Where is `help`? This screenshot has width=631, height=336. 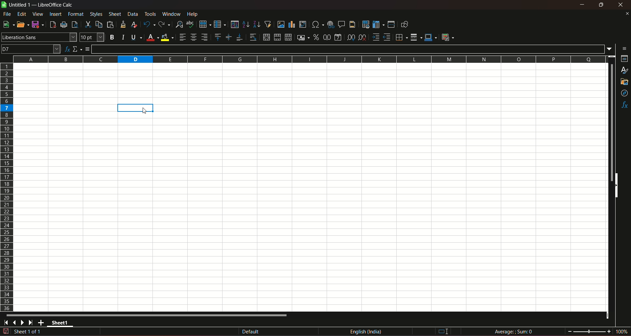
help is located at coordinates (194, 14).